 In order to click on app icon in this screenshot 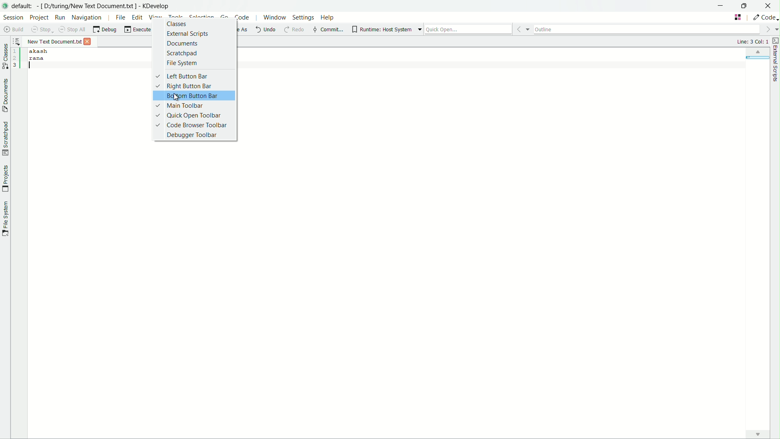, I will do `click(5, 7)`.